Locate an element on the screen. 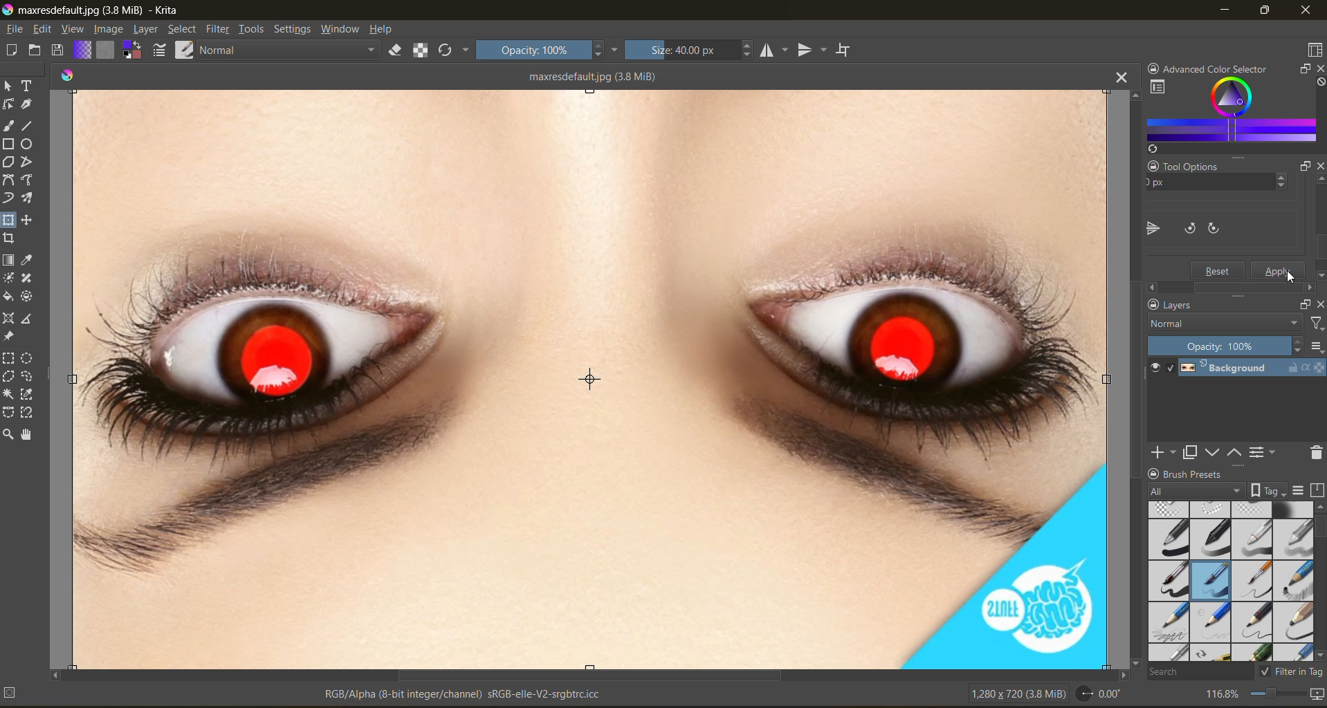  close is located at coordinates (1307, 10).